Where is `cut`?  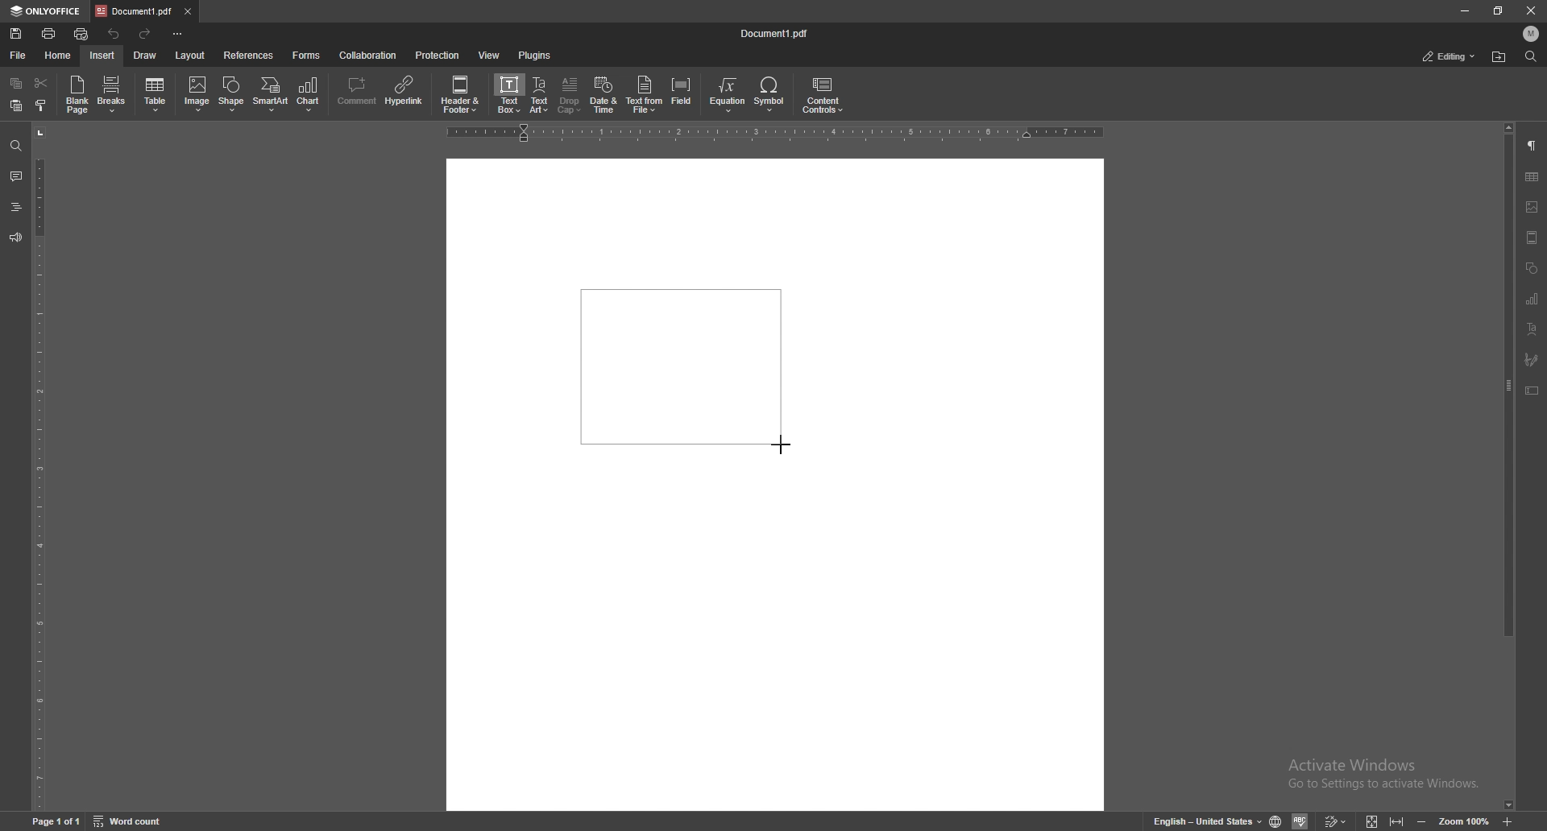 cut is located at coordinates (41, 83).